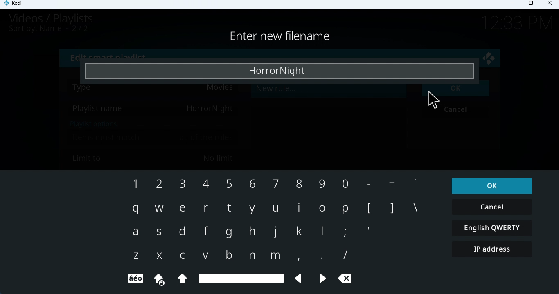 The width and height of the screenshot is (559, 294). What do you see at coordinates (434, 100) in the screenshot?
I see `Cursor` at bounding box center [434, 100].